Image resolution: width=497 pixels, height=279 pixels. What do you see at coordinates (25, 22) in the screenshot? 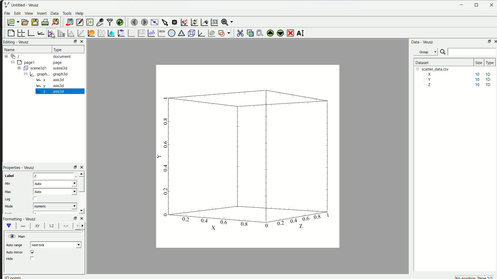
I see `open a document` at bounding box center [25, 22].